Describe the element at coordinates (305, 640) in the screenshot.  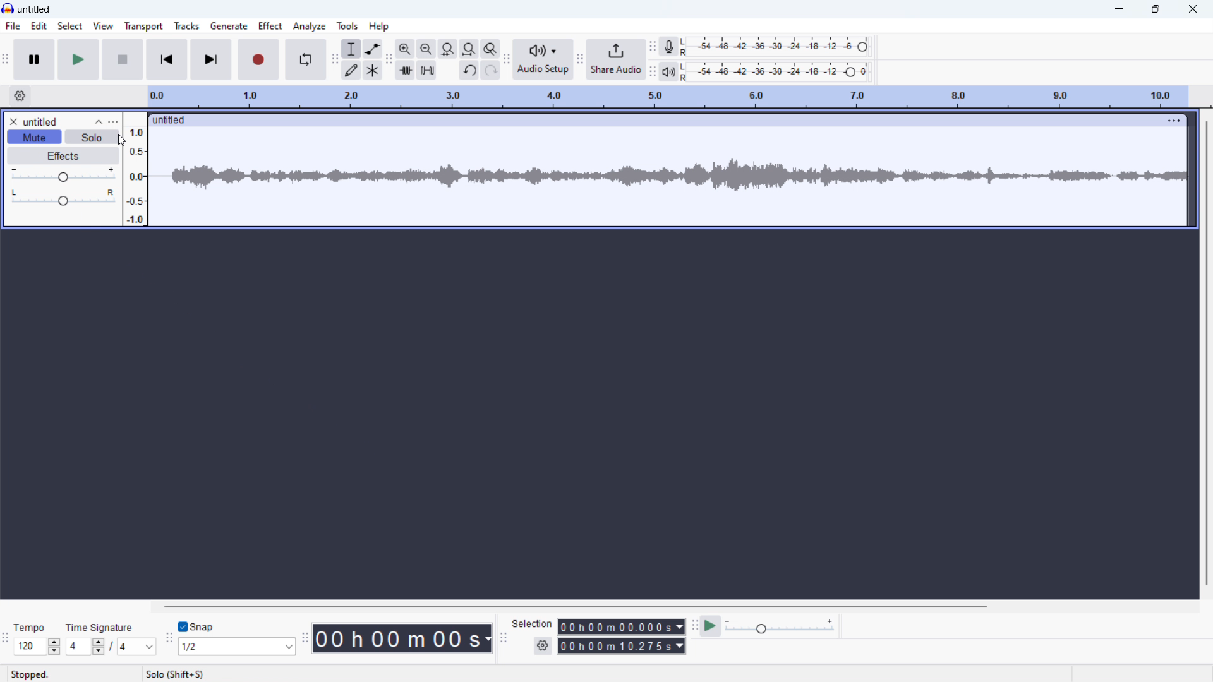
I see `time toolbar` at that location.